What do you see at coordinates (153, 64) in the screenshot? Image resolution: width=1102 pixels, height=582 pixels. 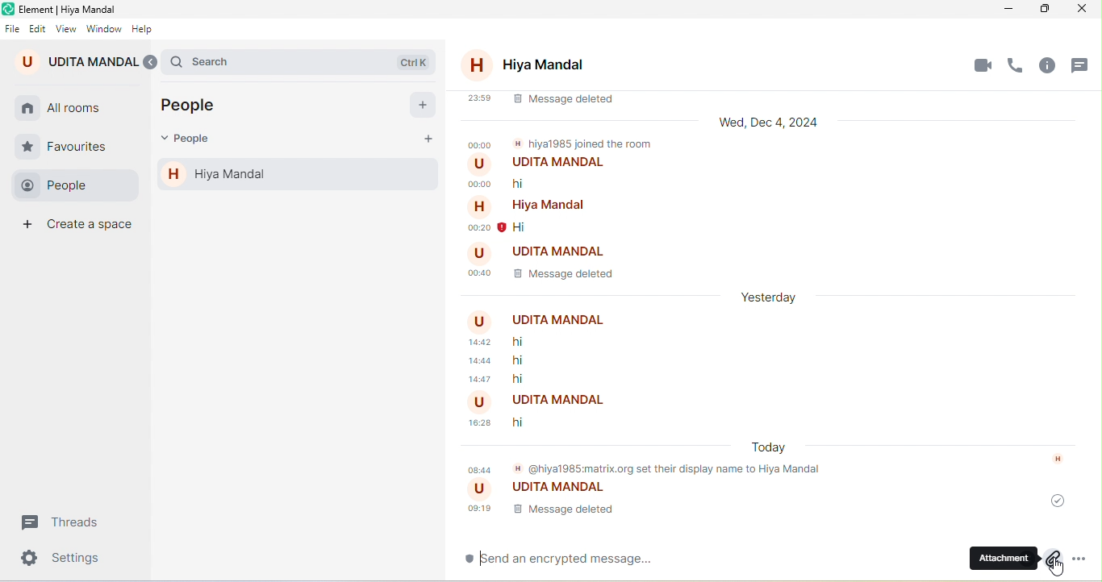 I see `expand` at bounding box center [153, 64].